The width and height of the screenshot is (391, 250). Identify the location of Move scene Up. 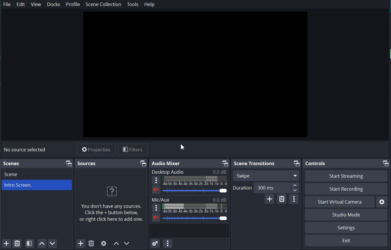
(116, 244).